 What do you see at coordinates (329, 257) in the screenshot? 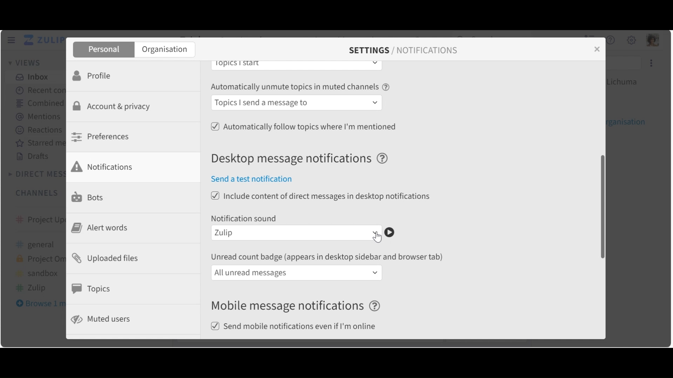
I see `unread count badge` at bounding box center [329, 257].